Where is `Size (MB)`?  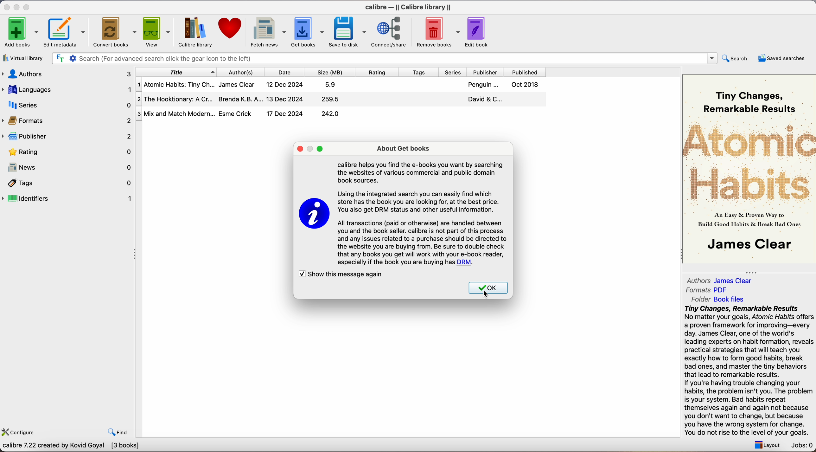 Size (MB) is located at coordinates (330, 72).